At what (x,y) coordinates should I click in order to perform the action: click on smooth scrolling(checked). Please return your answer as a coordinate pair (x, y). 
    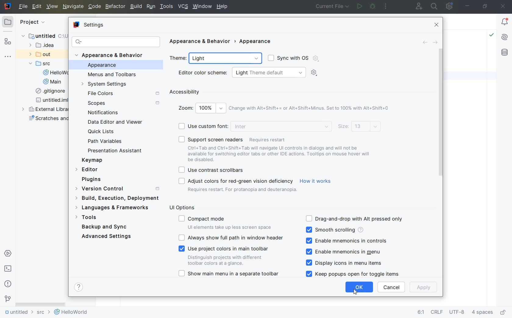
    Looking at the image, I should click on (334, 230).